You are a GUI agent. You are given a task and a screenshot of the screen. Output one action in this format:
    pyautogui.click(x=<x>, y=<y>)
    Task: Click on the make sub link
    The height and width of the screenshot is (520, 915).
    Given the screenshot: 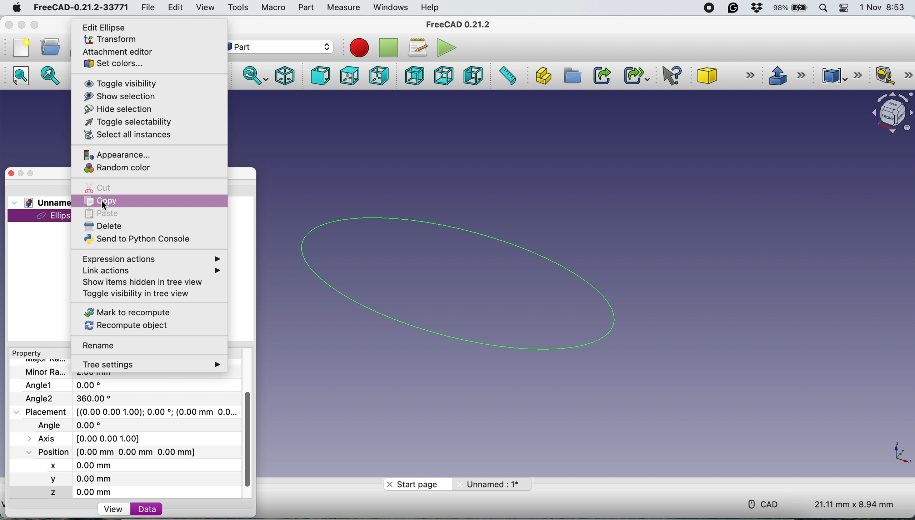 What is the action you would take?
    pyautogui.click(x=634, y=76)
    